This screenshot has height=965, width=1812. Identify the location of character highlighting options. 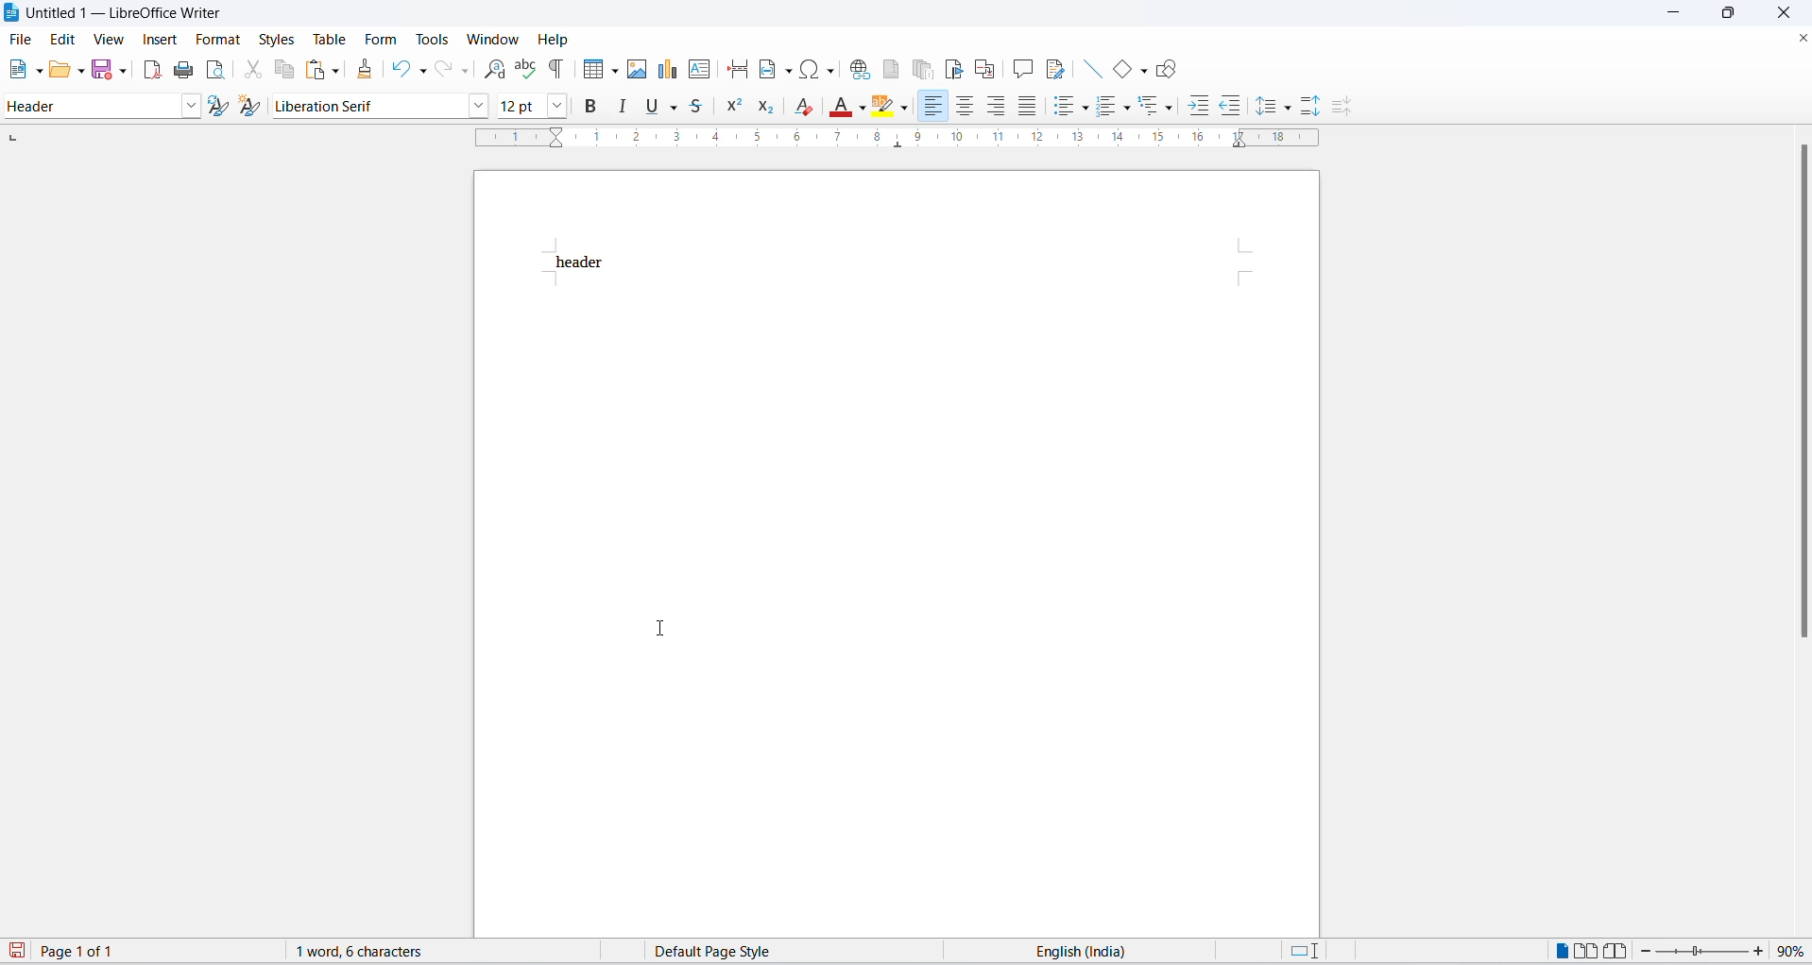
(908, 107).